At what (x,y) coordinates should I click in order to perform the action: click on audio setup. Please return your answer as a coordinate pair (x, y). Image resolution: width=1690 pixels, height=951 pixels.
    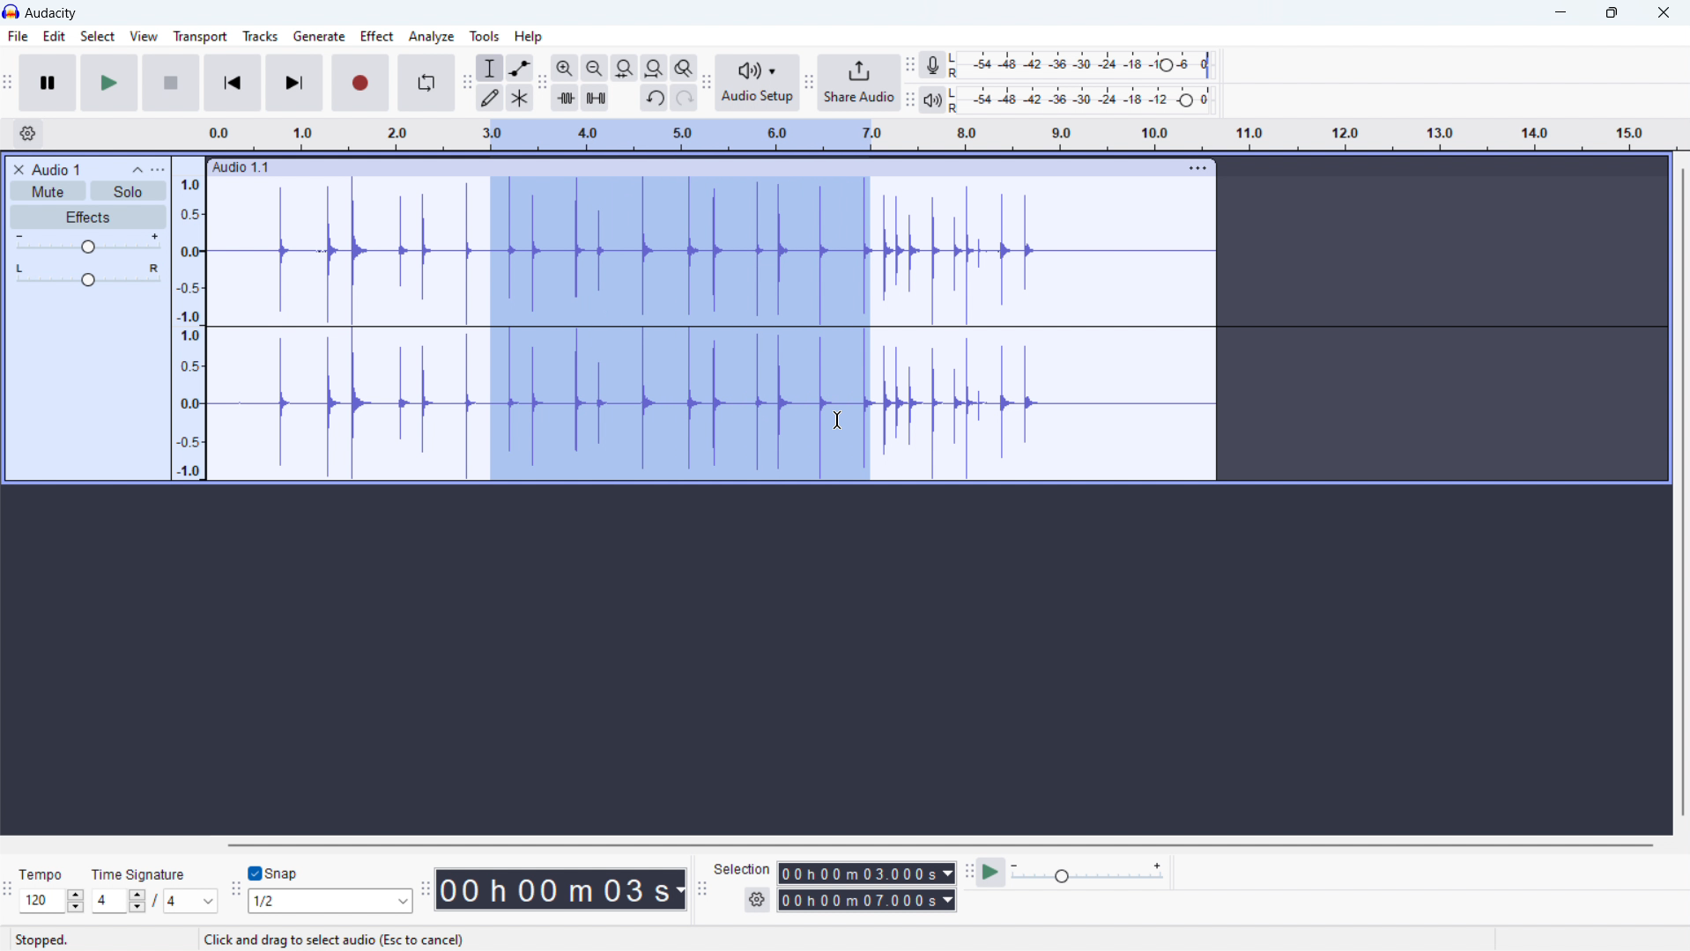
    Looking at the image, I should click on (759, 82).